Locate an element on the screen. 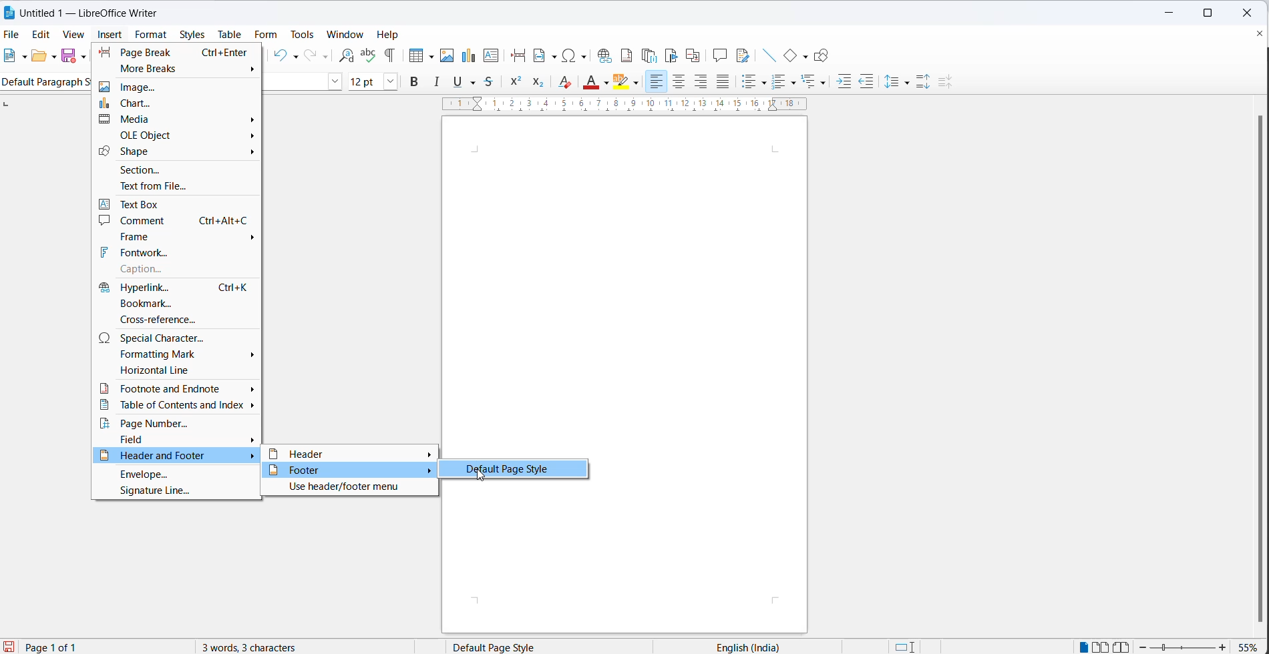  strikethrough is located at coordinates (492, 81).